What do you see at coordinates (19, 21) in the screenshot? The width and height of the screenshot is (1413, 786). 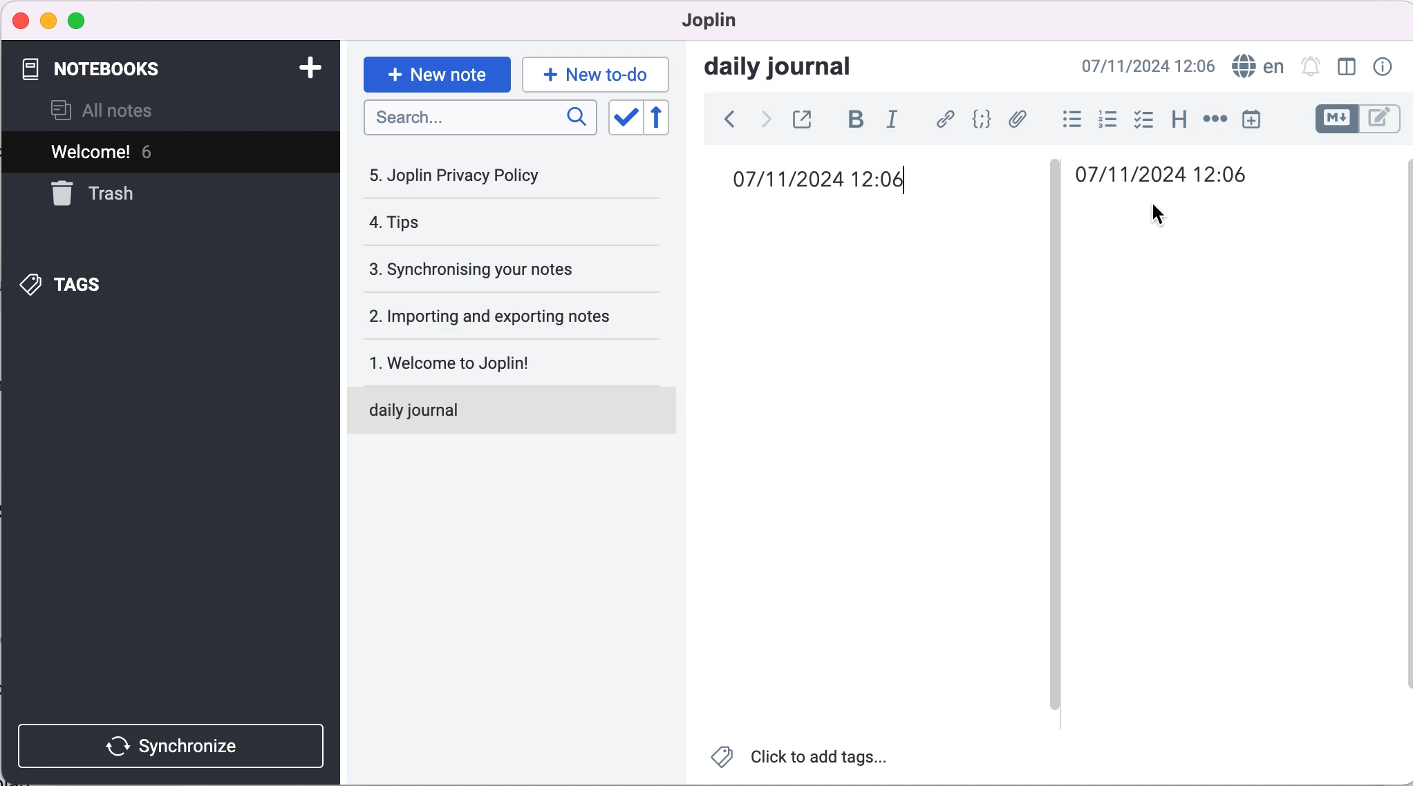 I see `close` at bounding box center [19, 21].